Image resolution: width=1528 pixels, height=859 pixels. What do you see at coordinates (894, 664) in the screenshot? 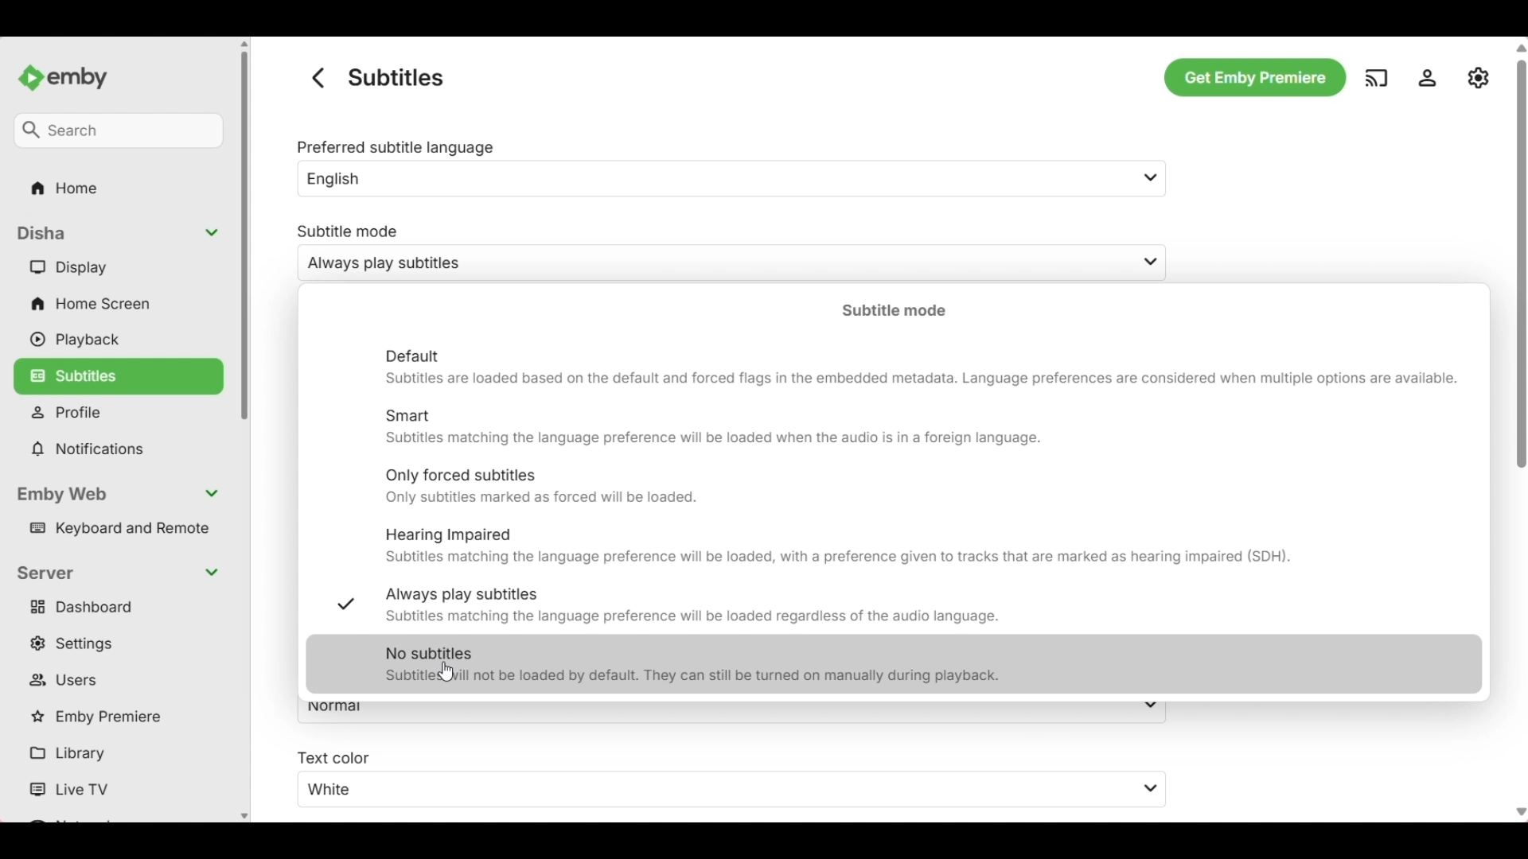
I see `New selection highlighted` at bounding box center [894, 664].